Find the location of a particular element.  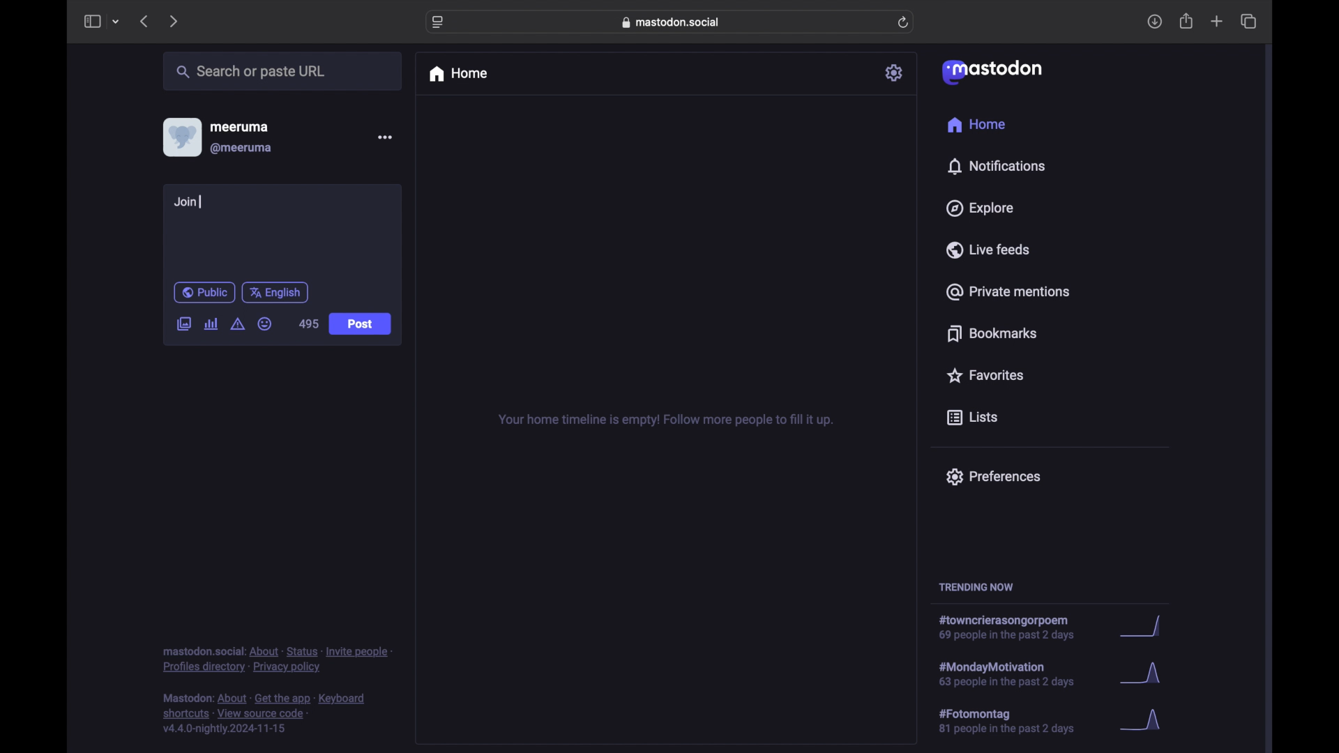

share is located at coordinates (1187, 22).